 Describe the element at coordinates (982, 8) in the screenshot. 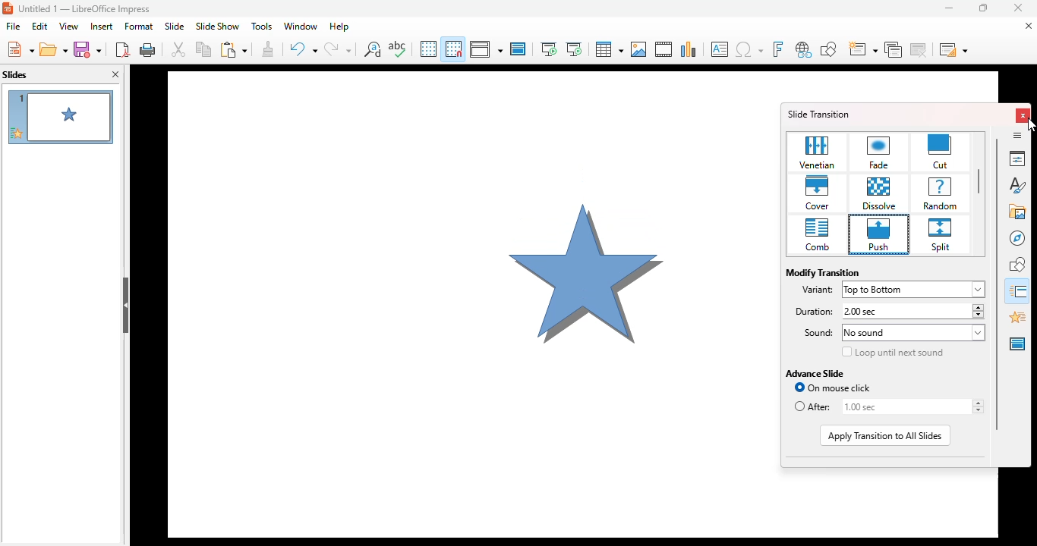

I see `maximize` at that location.